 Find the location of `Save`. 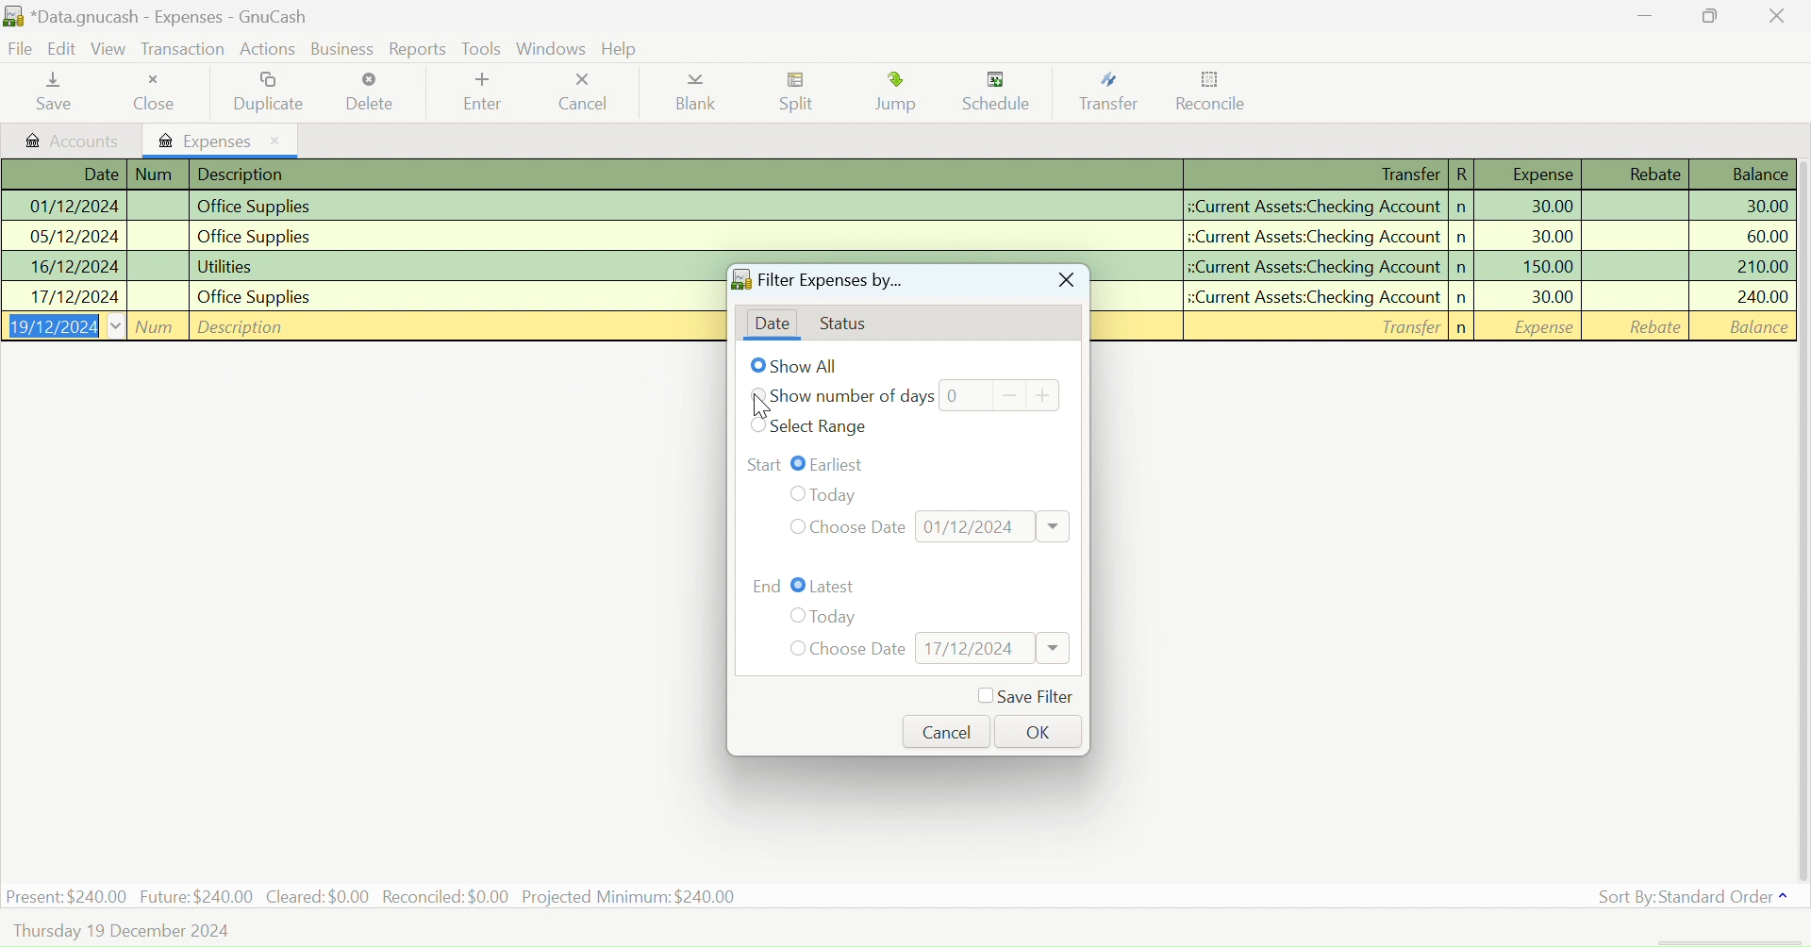

Save is located at coordinates (51, 93).